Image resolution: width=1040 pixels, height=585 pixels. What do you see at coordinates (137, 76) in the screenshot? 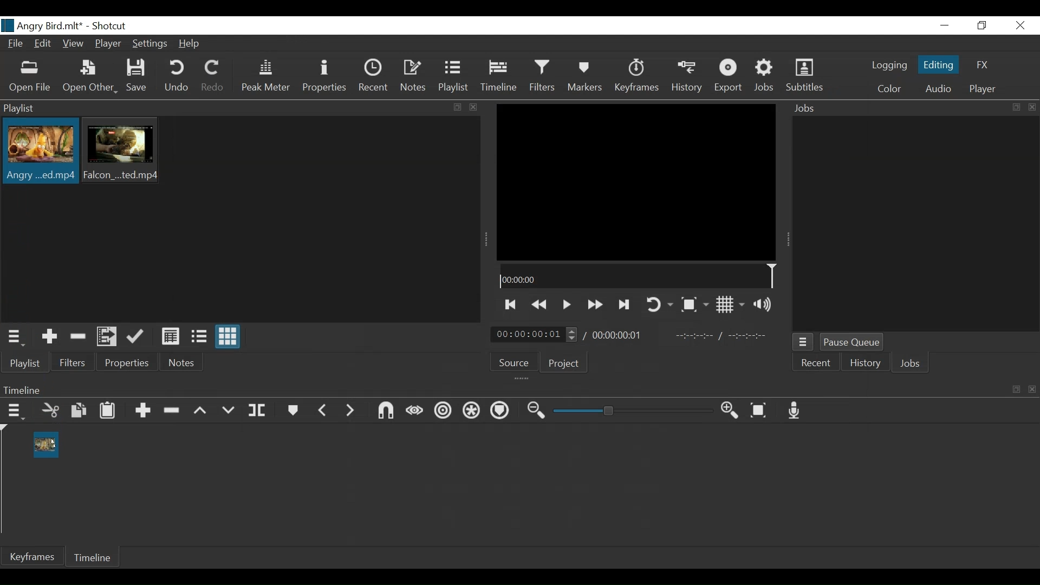
I see `Save` at bounding box center [137, 76].